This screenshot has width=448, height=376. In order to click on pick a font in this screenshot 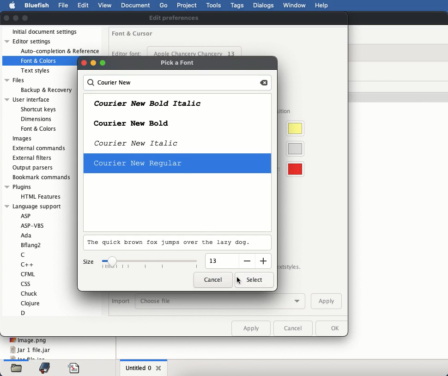, I will do `click(178, 64)`.